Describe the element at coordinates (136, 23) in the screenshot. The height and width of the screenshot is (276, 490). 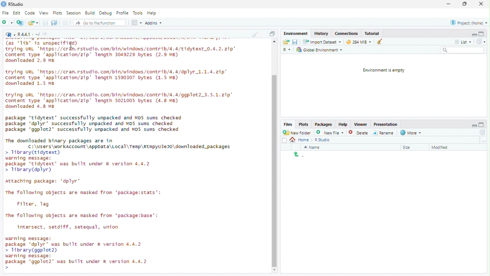
I see `Workspace pane` at that location.